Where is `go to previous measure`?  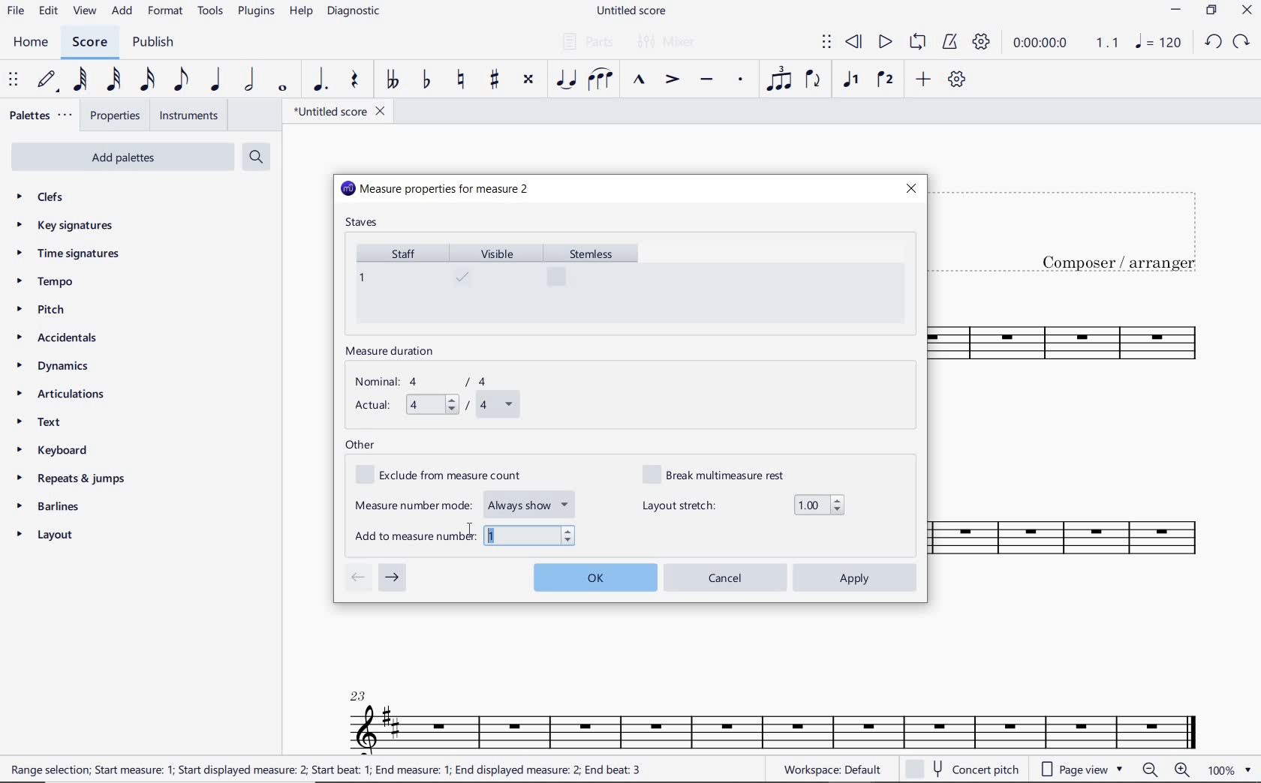 go to previous measure is located at coordinates (357, 578).